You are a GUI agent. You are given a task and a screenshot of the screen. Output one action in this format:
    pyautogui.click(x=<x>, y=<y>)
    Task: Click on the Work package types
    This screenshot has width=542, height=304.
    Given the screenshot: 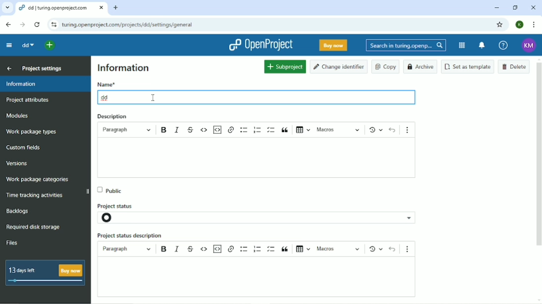 What is the action you would take?
    pyautogui.click(x=32, y=132)
    